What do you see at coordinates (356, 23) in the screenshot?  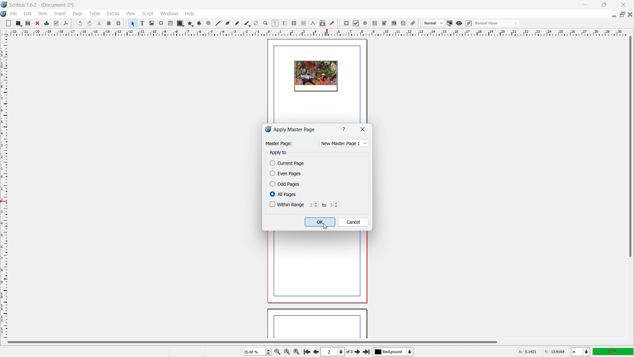 I see `pdf checkbox` at bounding box center [356, 23].